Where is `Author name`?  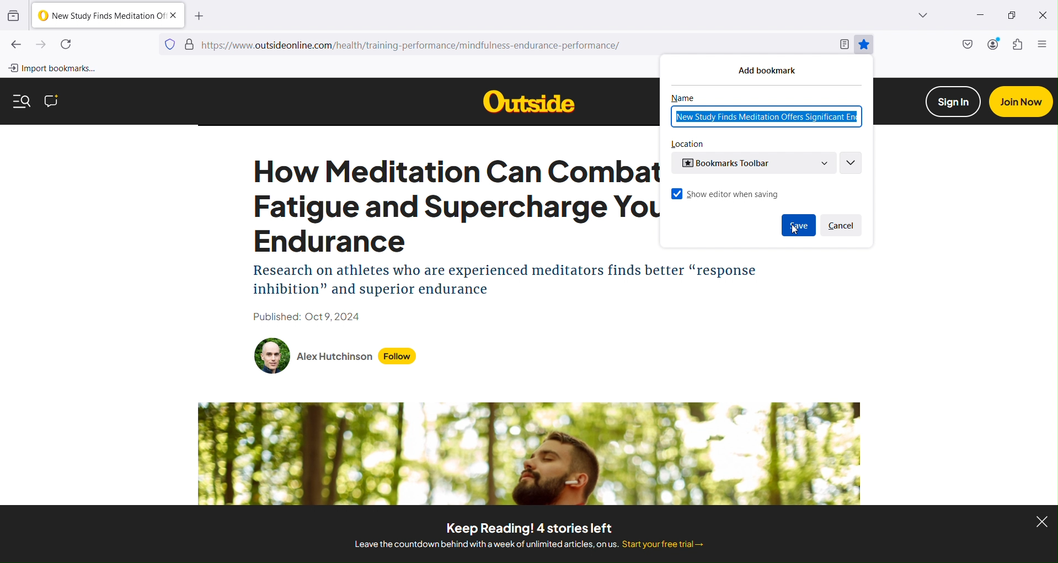
Author name is located at coordinates (335, 357).